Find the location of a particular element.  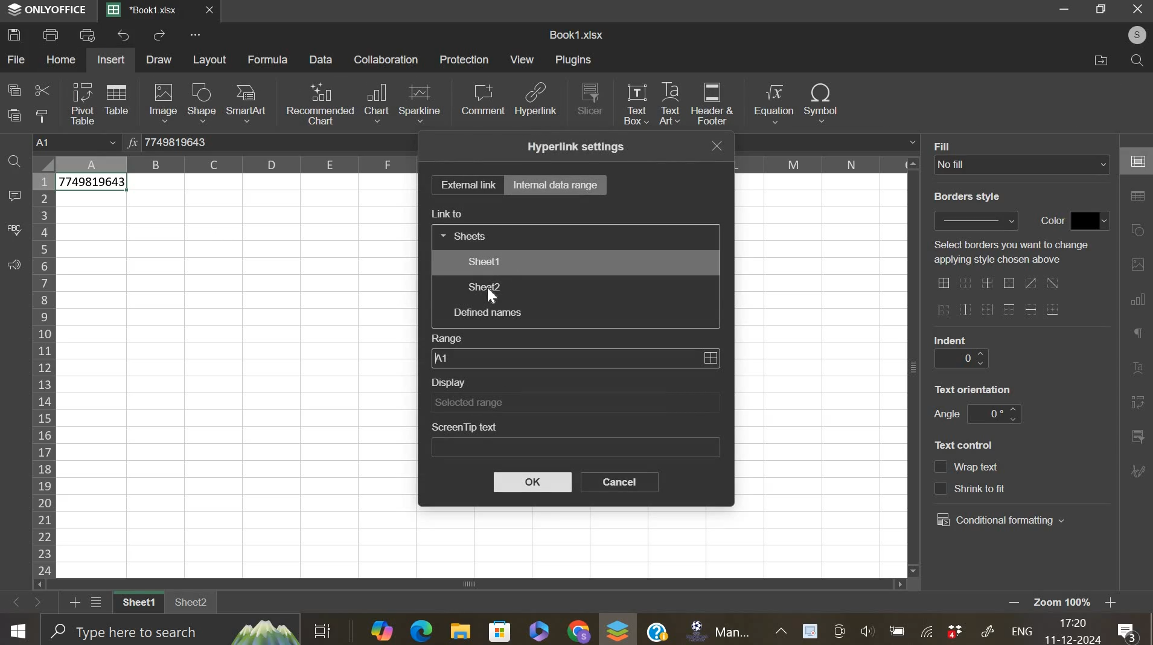

data is located at coordinates (322, 59).